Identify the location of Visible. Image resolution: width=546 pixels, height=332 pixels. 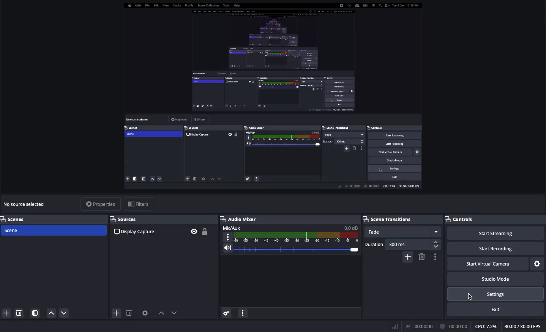
(194, 232).